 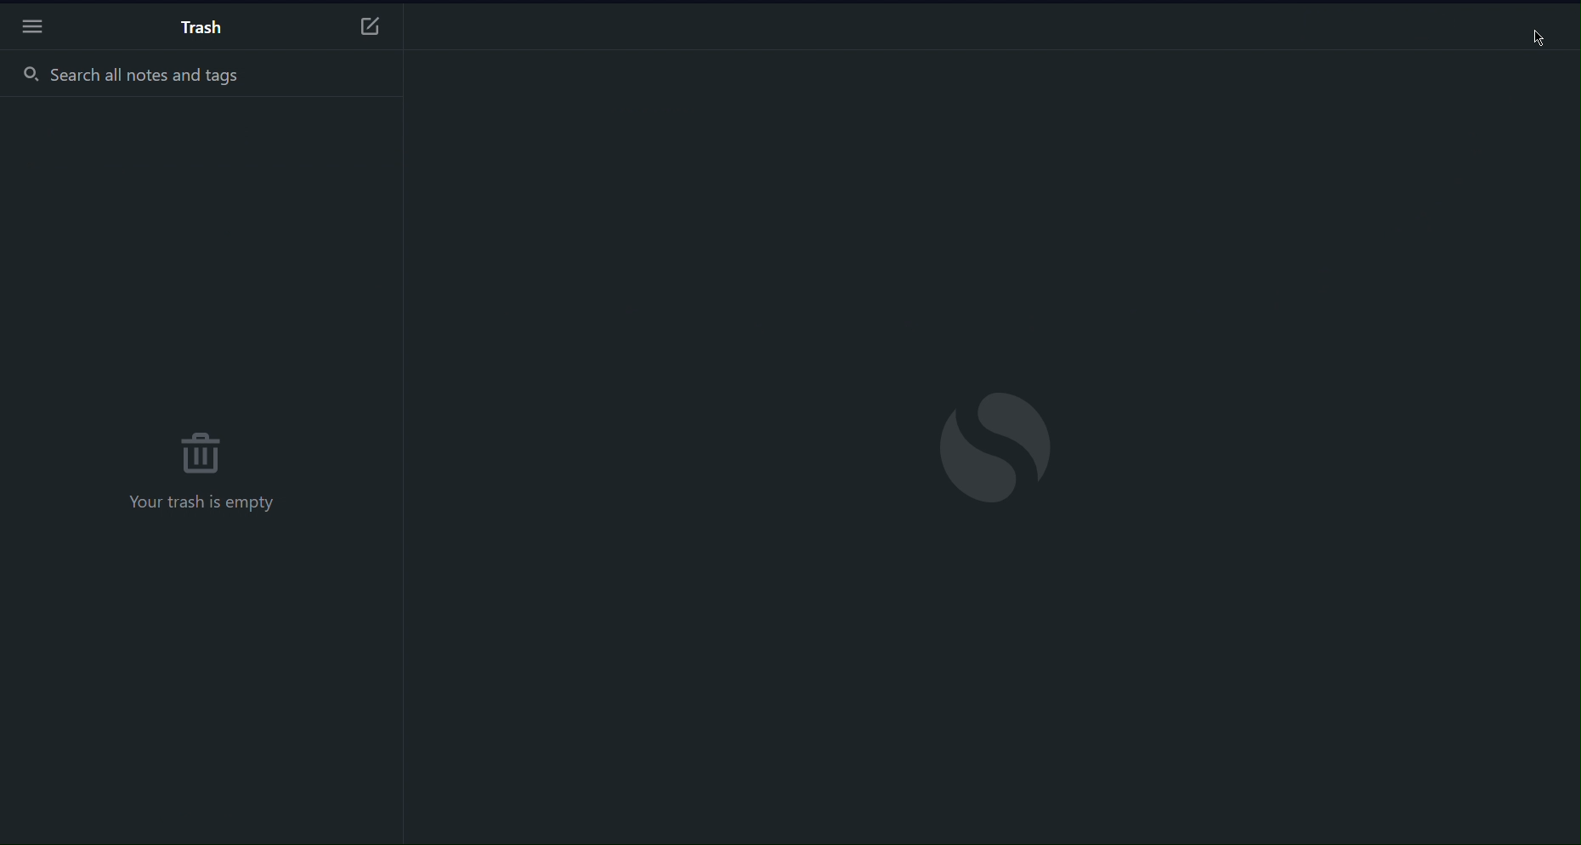 I want to click on Empty logo, so click(x=996, y=446).